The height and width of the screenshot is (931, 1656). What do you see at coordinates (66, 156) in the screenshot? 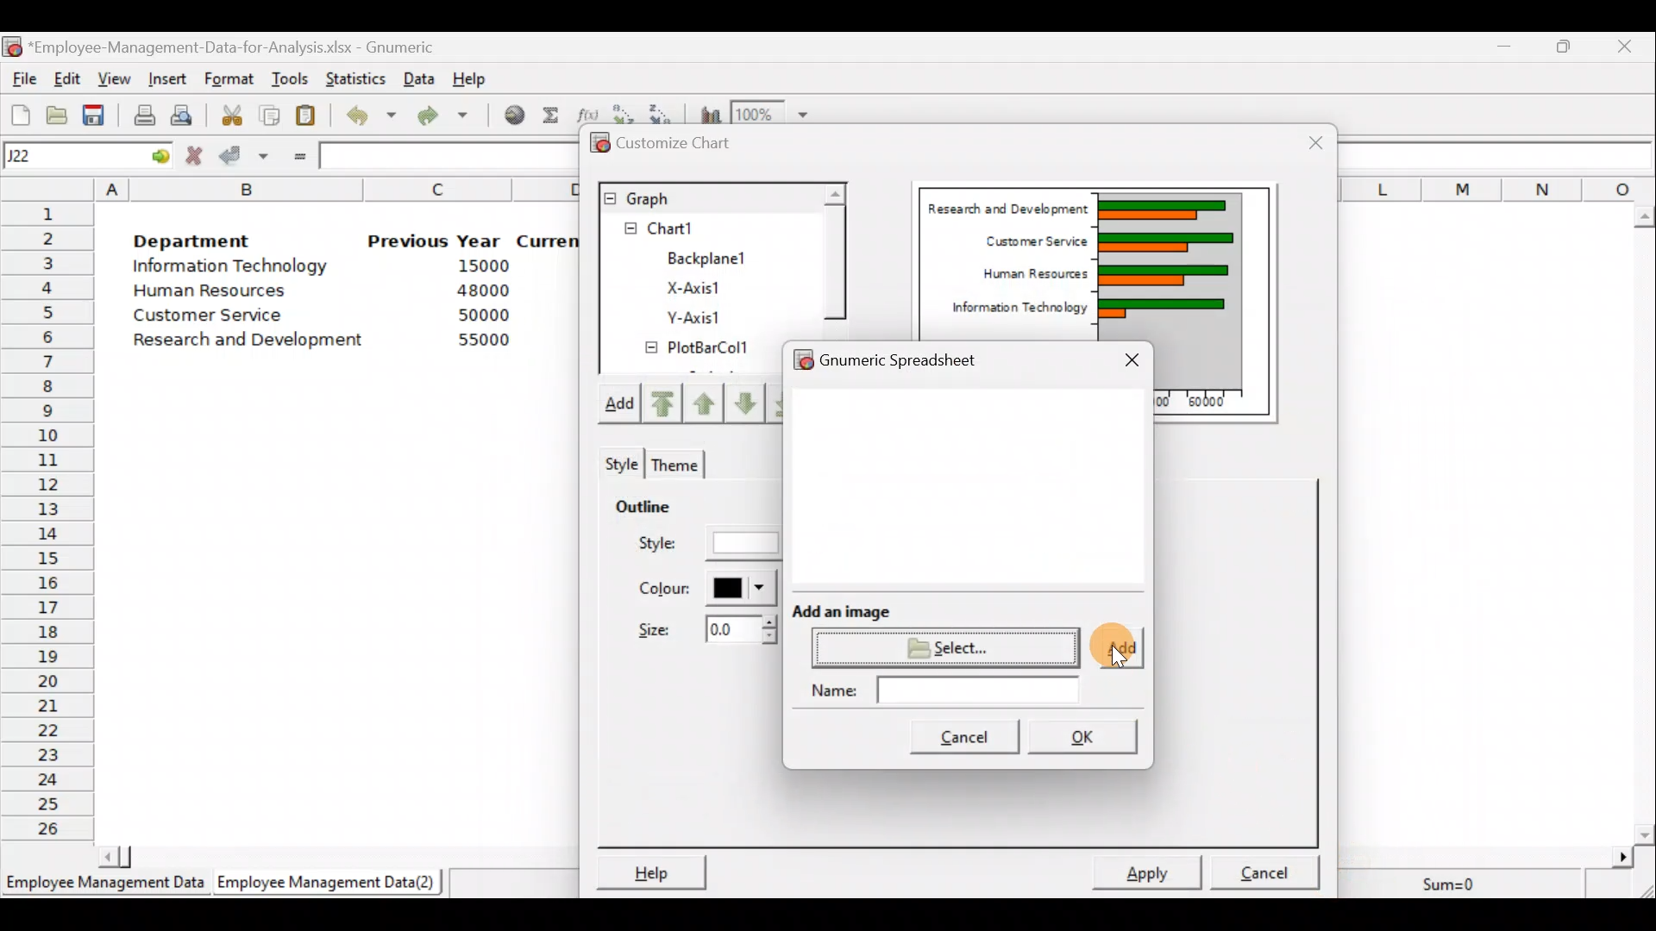
I see `Cell name J22` at bounding box center [66, 156].